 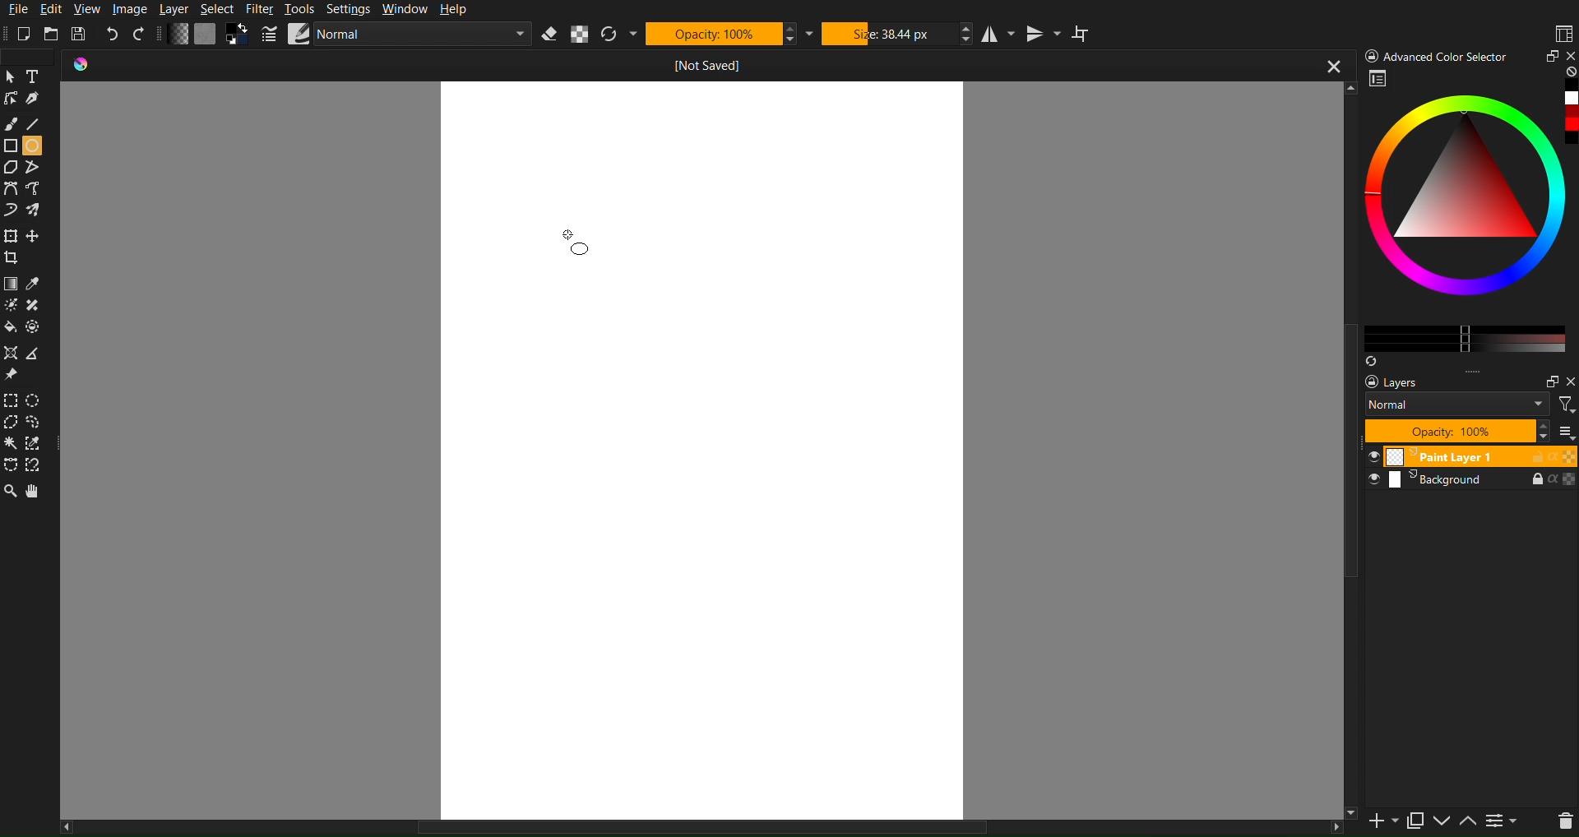 What do you see at coordinates (34, 423) in the screenshot?
I see `Selection free` at bounding box center [34, 423].